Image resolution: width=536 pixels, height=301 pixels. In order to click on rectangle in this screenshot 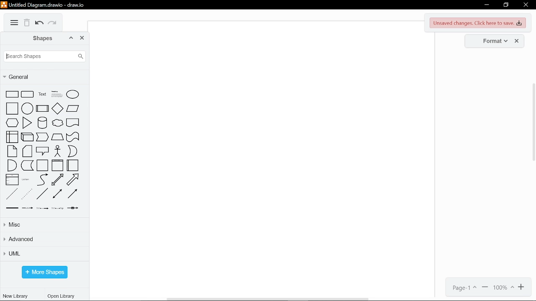, I will do `click(12, 94)`.